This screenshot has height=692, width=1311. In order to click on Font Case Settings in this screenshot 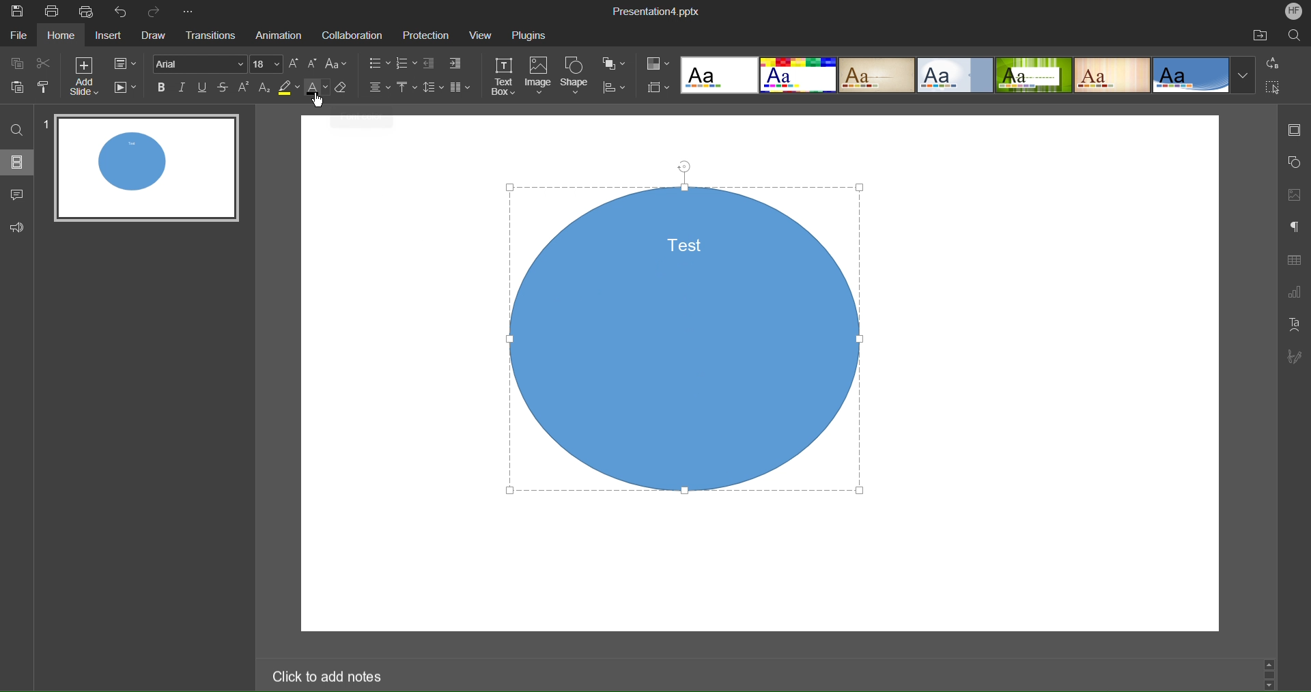, I will do `click(337, 64)`.